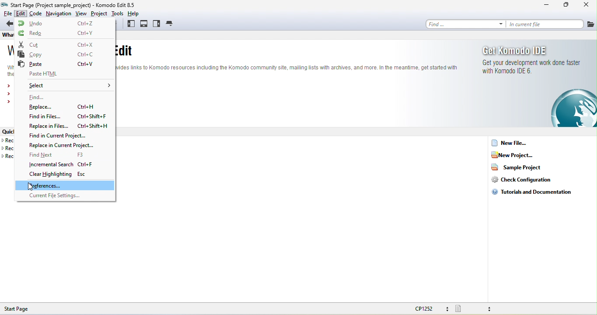  What do you see at coordinates (7, 140) in the screenshot?
I see `recent project` at bounding box center [7, 140].